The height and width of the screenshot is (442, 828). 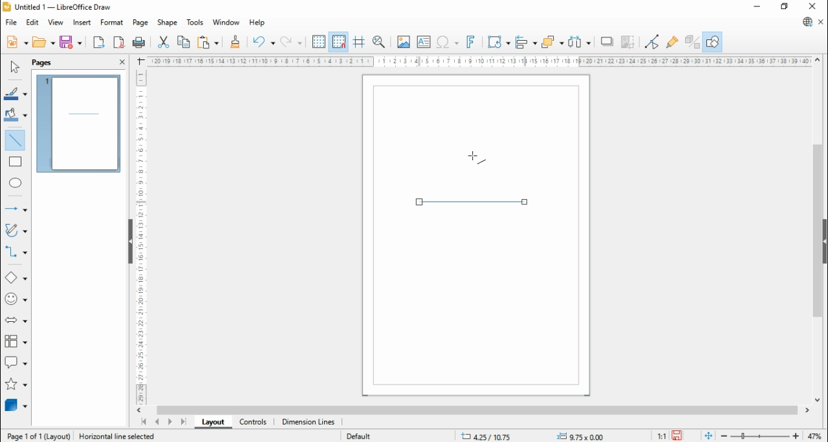 What do you see at coordinates (608, 41) in the screenshot?
I see `shadow` at bounding box center [608, 41].